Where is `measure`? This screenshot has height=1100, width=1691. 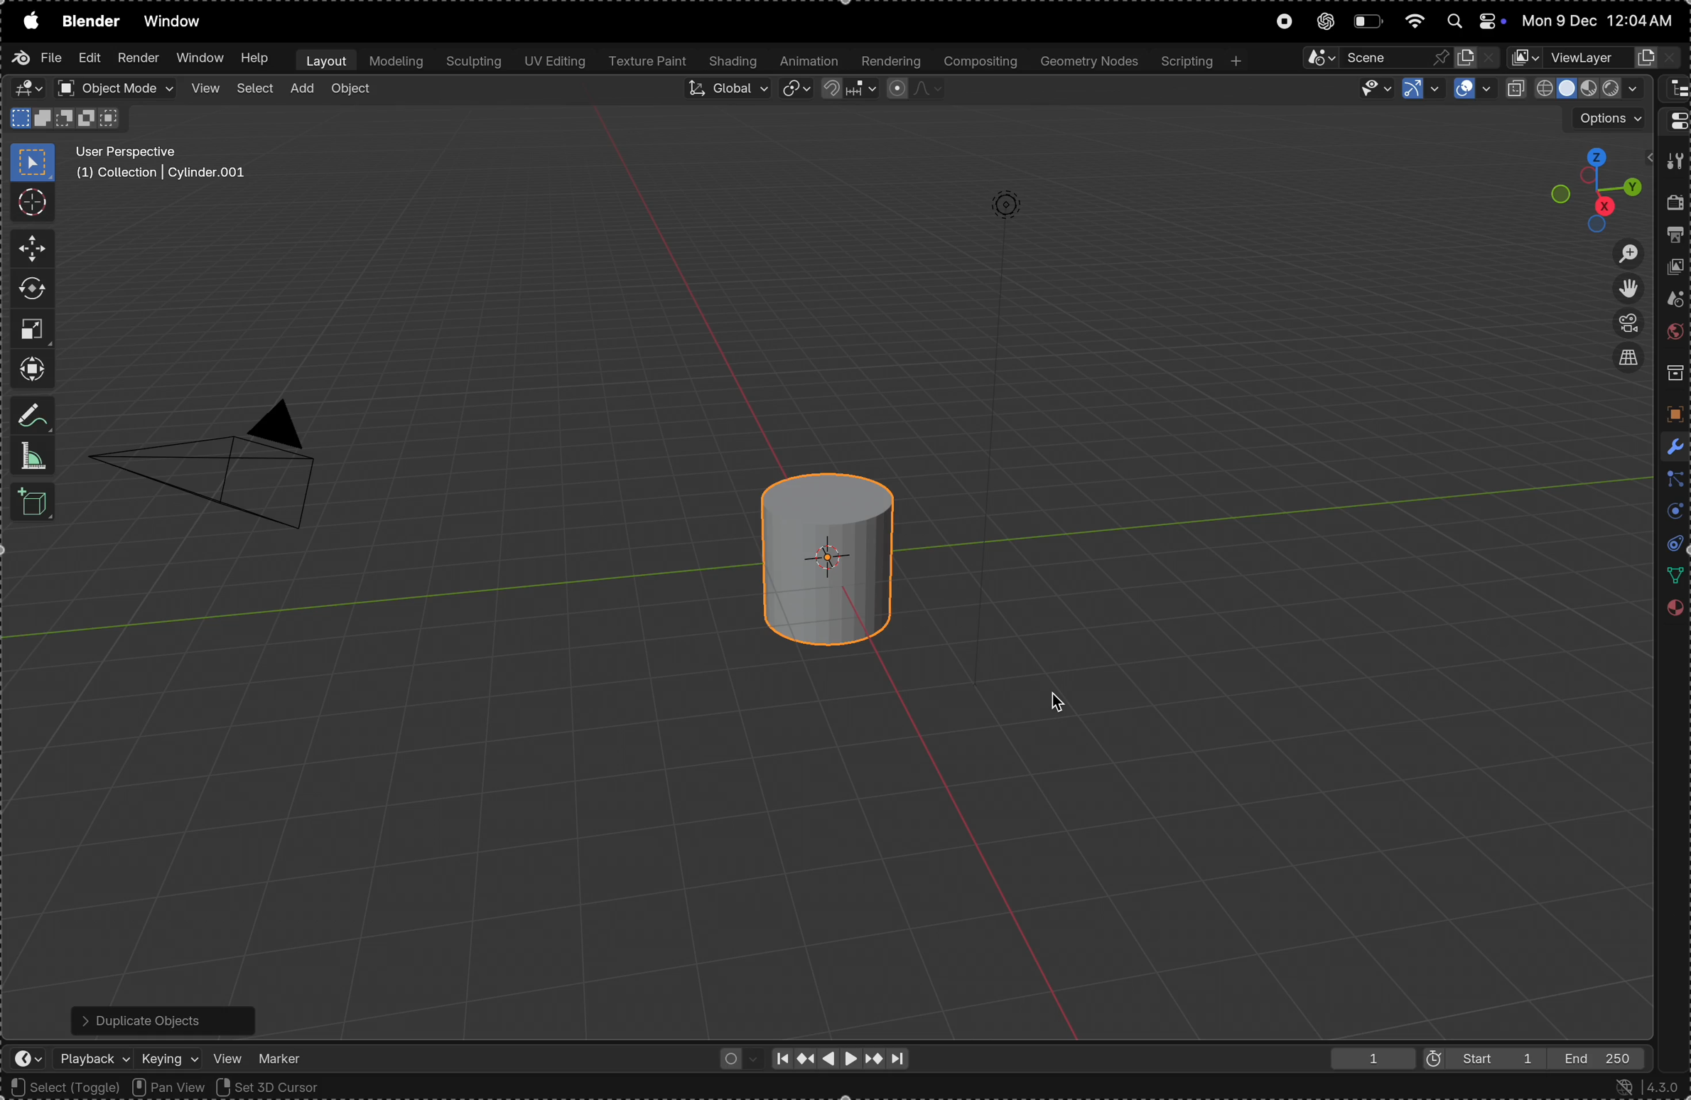 measure is located at coordinates (33, 456).